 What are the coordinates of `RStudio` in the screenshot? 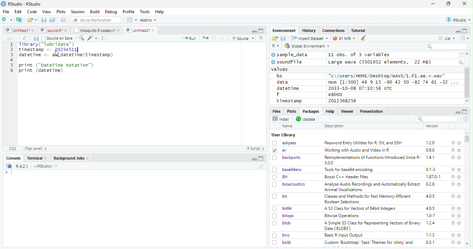 It's located at (459, 20).